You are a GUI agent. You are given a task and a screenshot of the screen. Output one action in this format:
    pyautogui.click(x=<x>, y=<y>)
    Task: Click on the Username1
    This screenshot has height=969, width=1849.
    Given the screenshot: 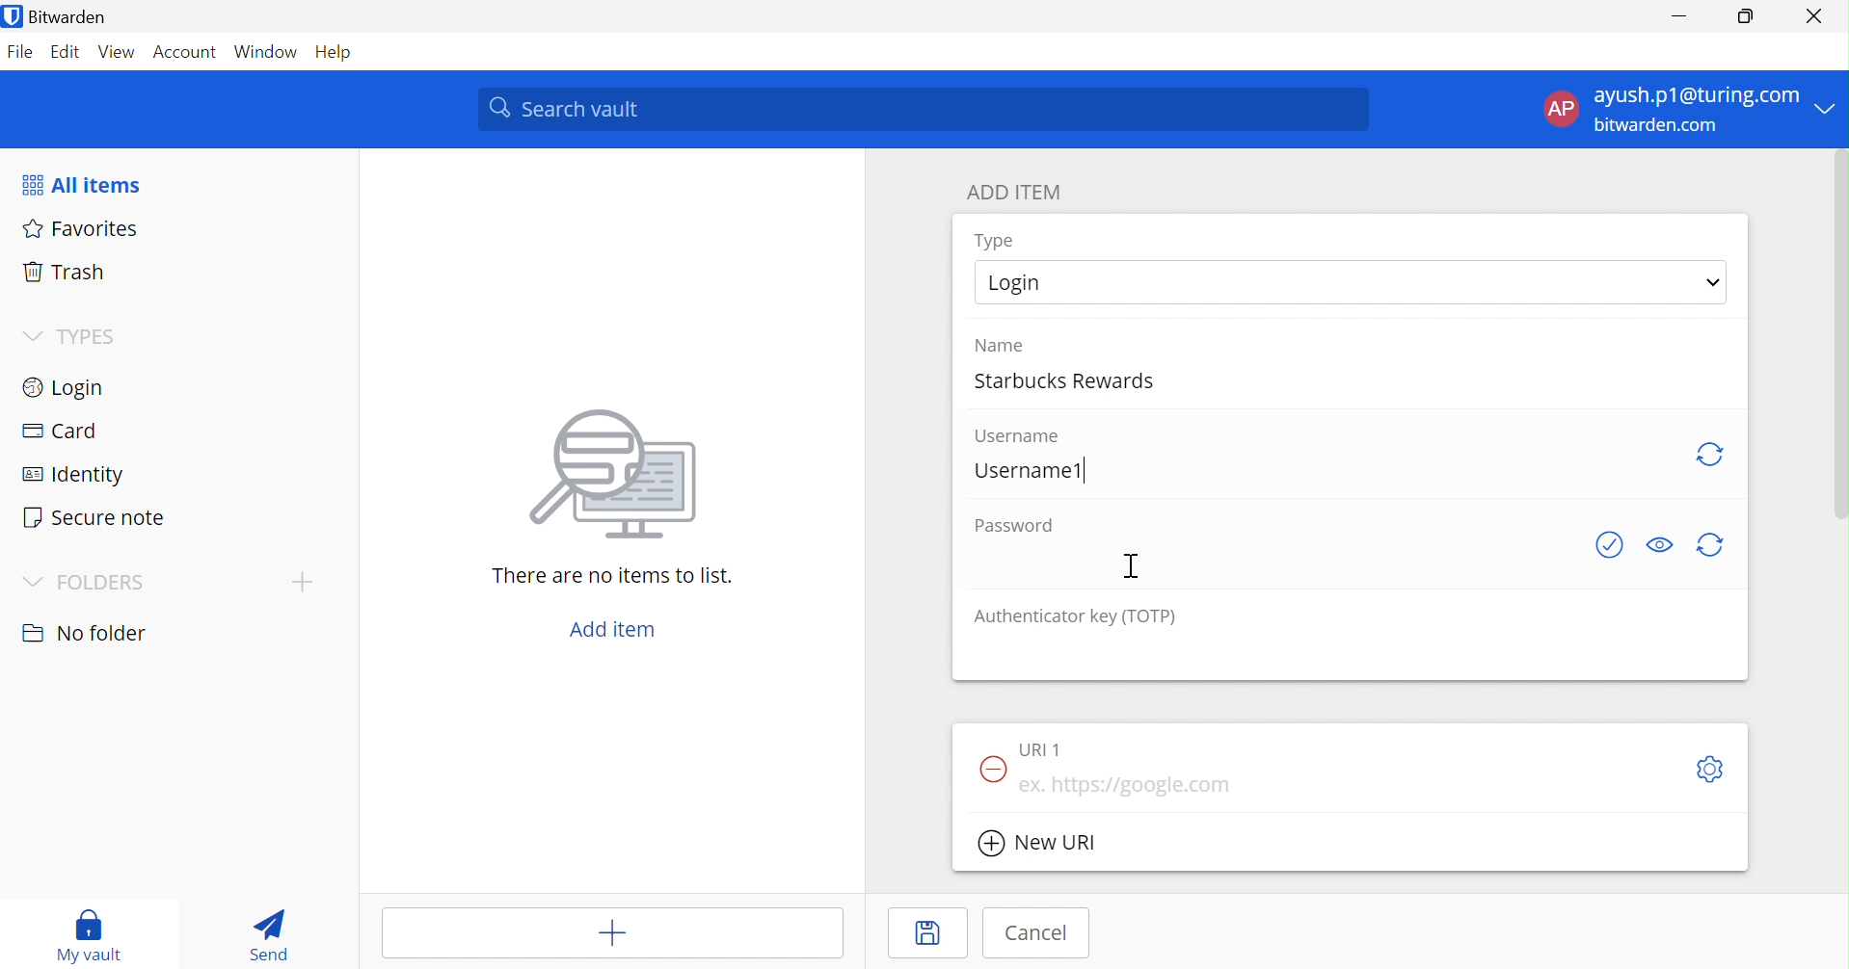 What is the action you would take?
    pyautogui.click(x=1031, y=469)
    